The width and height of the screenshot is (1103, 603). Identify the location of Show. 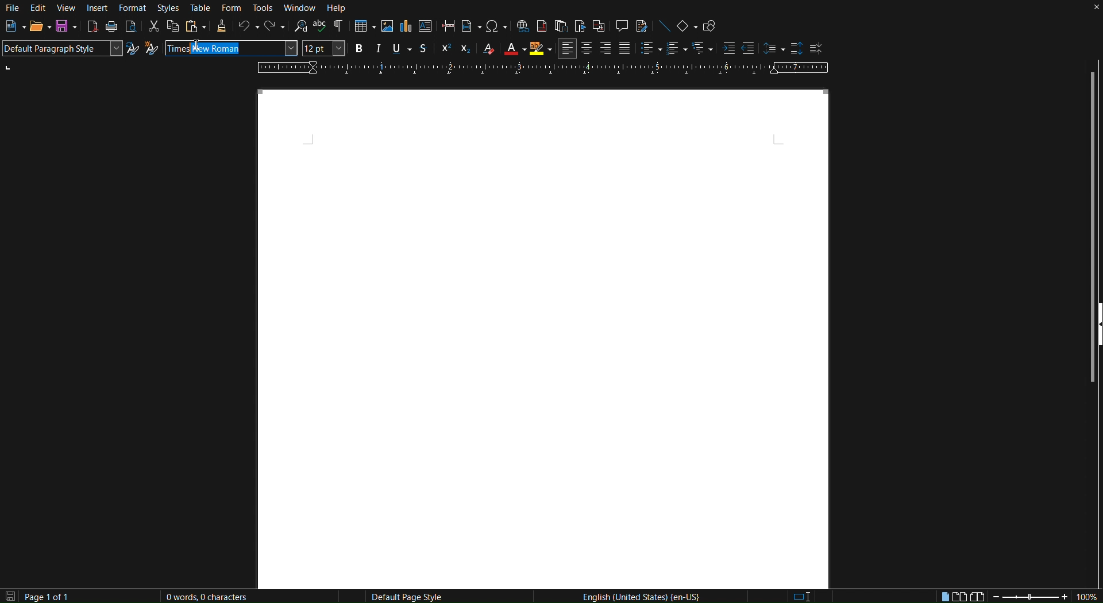
(1096, 345).